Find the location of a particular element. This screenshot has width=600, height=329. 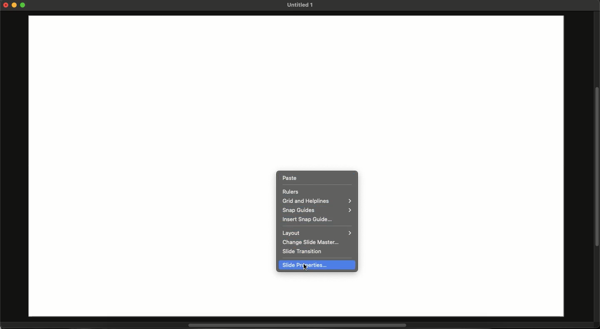

Insert snap guide... is located at coordinates (307, 219).